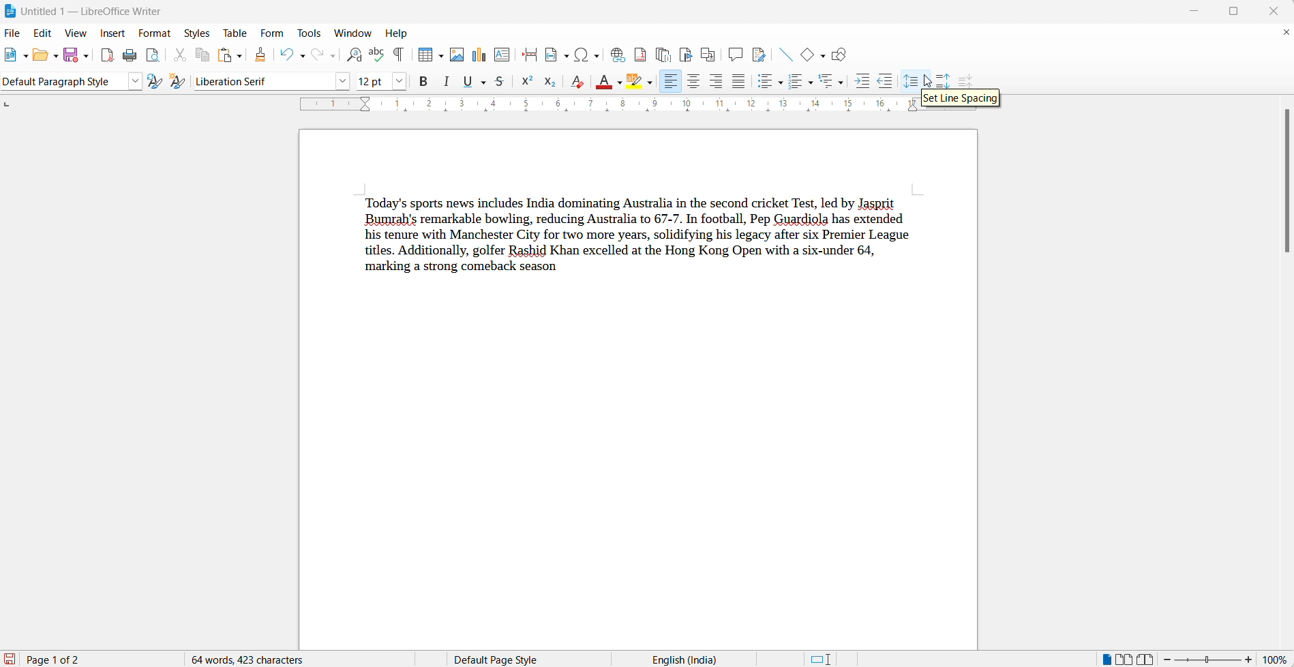  Describe the element at coordinates (794, 80) in the screenshot. I see `toggle ordered list` at that location.